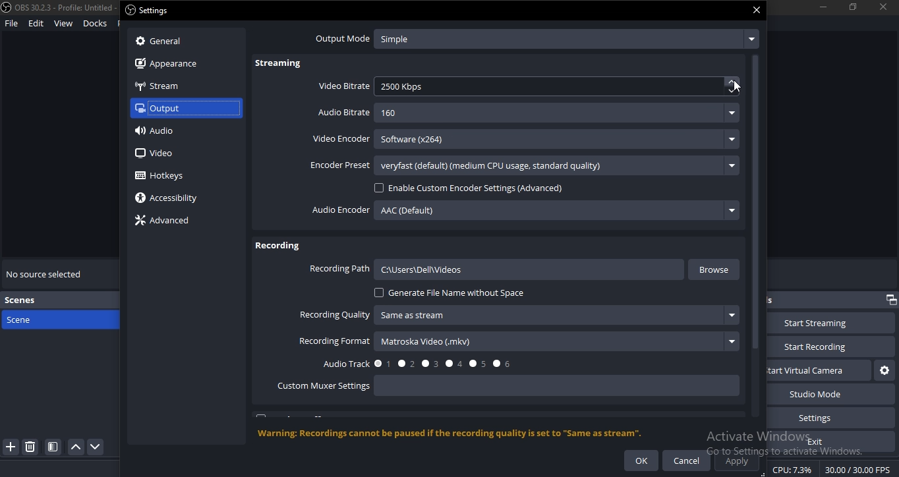 This screenshot has height=477, width=899. What do you see at coordinates (25, 301) in the screenshot?
I see `scenes` at bounding box center [25, 301].